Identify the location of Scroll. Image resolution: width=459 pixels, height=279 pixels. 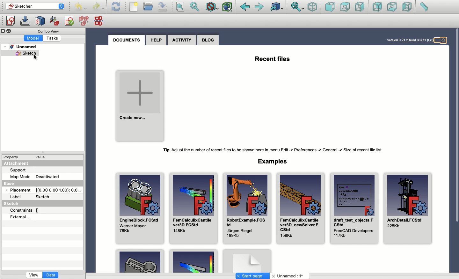
(456, 144).